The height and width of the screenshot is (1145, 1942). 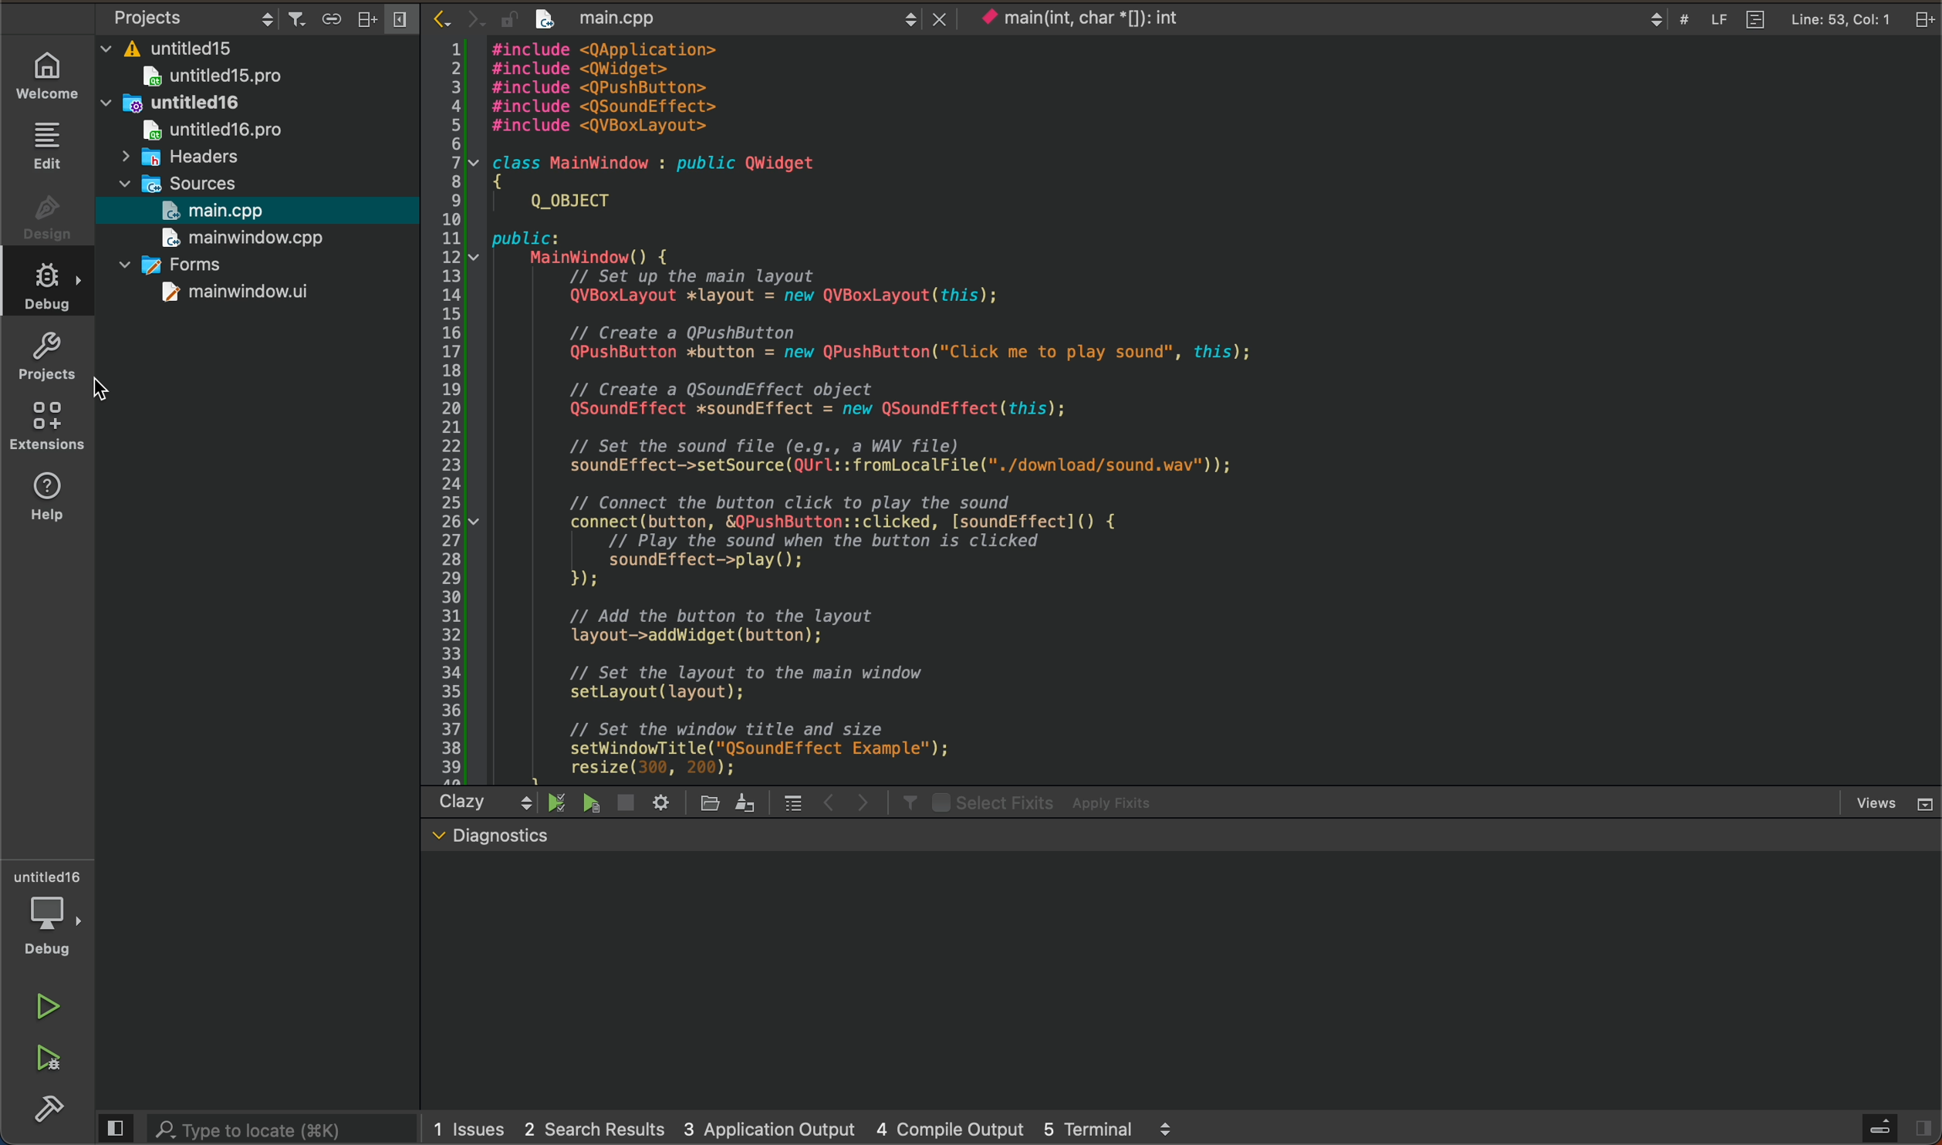 I want to click on , so click(x=244, y=294).